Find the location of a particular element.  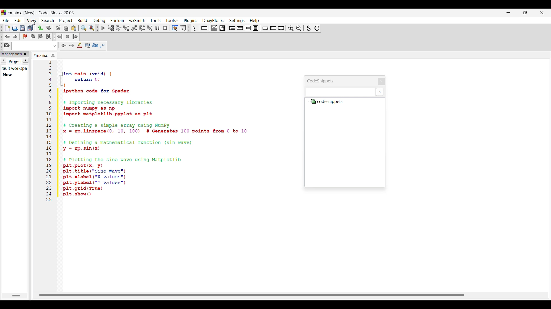

Software logo is located at coordinates (3, 12).